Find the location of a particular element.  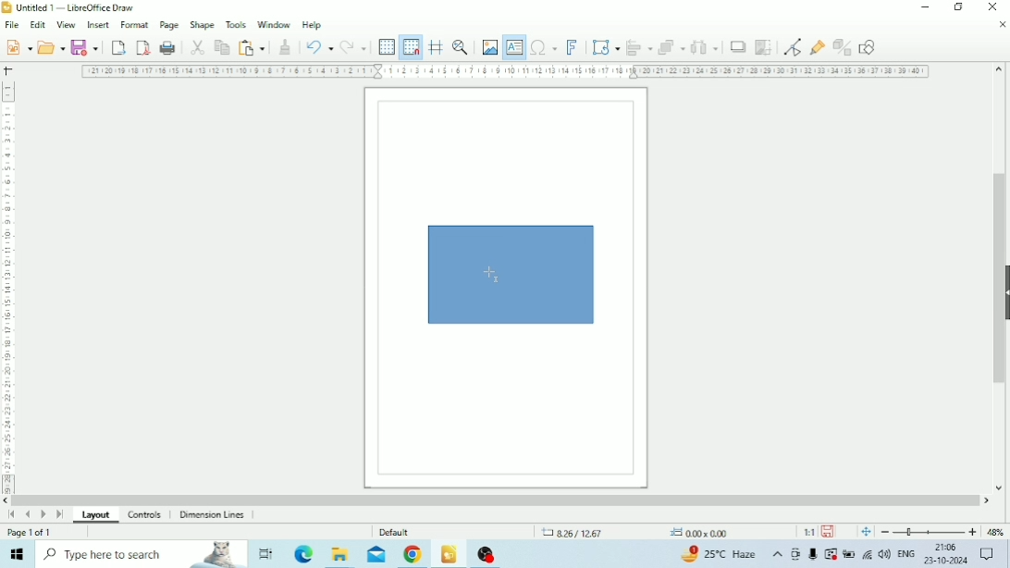

undo is located at coordinates (319, 47).